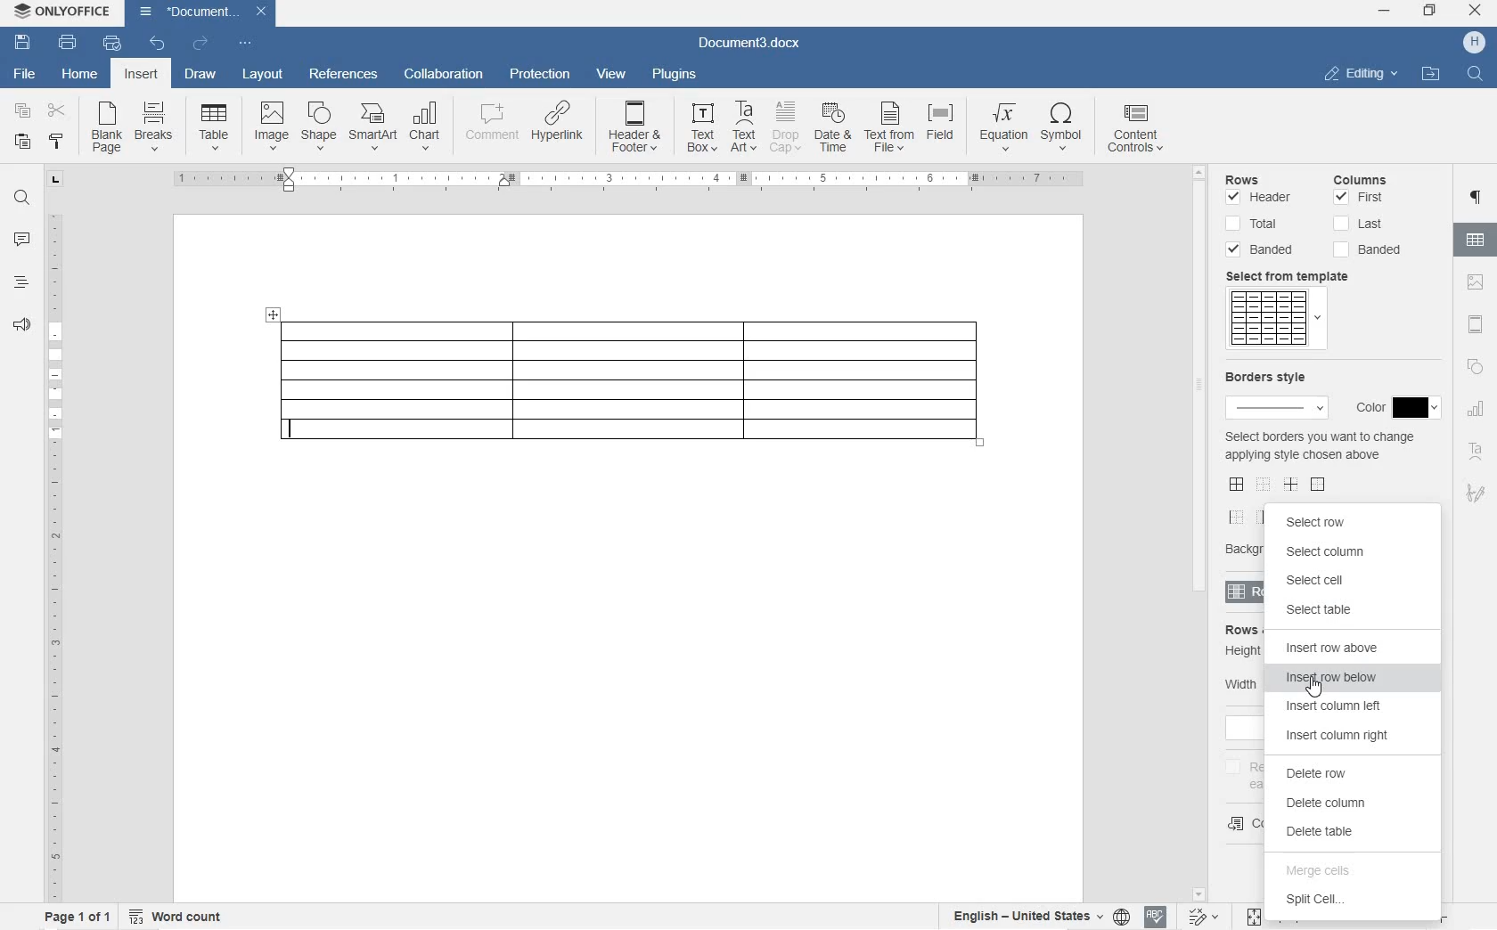  What do you see at coordinates (1331, 900) in the screenshot?
I see `split cell` at bounding box center [1331, 900].